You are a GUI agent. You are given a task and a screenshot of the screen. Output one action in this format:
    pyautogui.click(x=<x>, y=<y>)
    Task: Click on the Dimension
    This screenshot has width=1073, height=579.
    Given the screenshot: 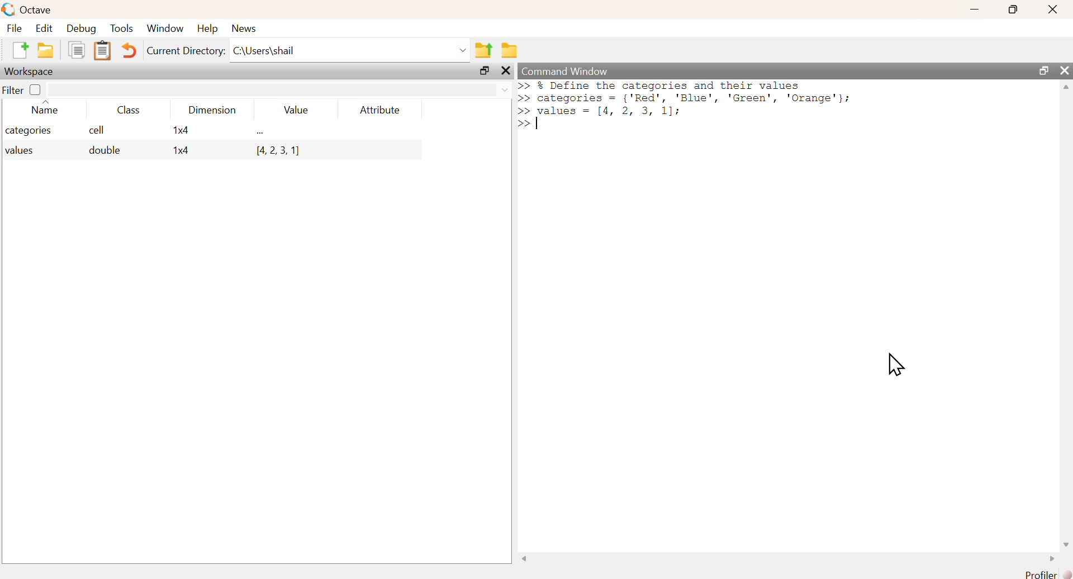 What is the action you would take?
    pyautogui.click(x=214, y=111)
    